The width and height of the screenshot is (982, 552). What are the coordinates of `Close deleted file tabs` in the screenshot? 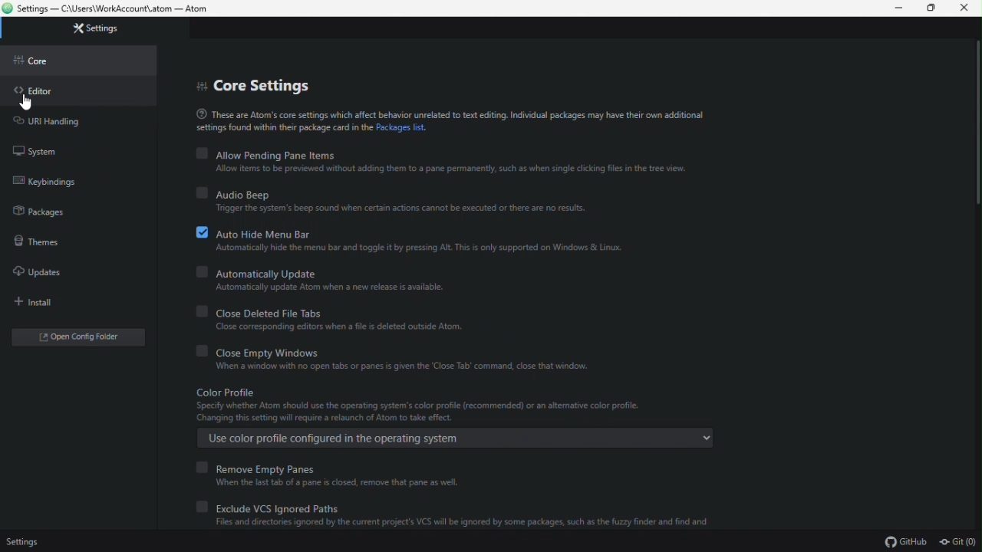 It's located at (340, 310).